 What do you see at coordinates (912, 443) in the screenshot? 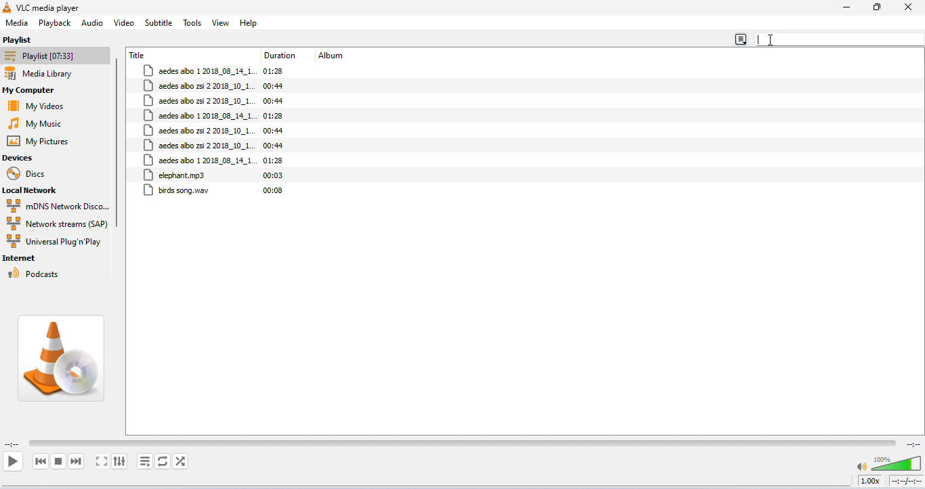
I see `remaining time` at bounding box center [912, 443].